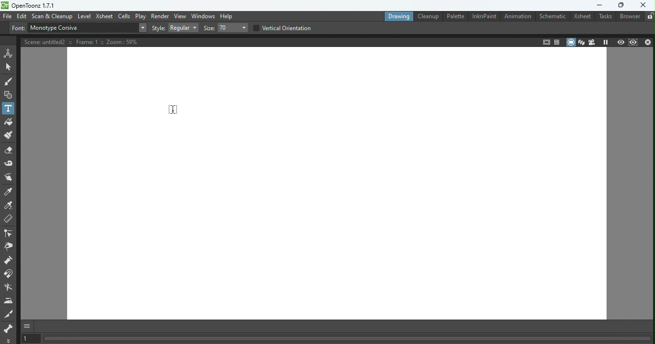 The width and height of the screenshot is (655, 344). I want to click on Windows, so click(204, 16).